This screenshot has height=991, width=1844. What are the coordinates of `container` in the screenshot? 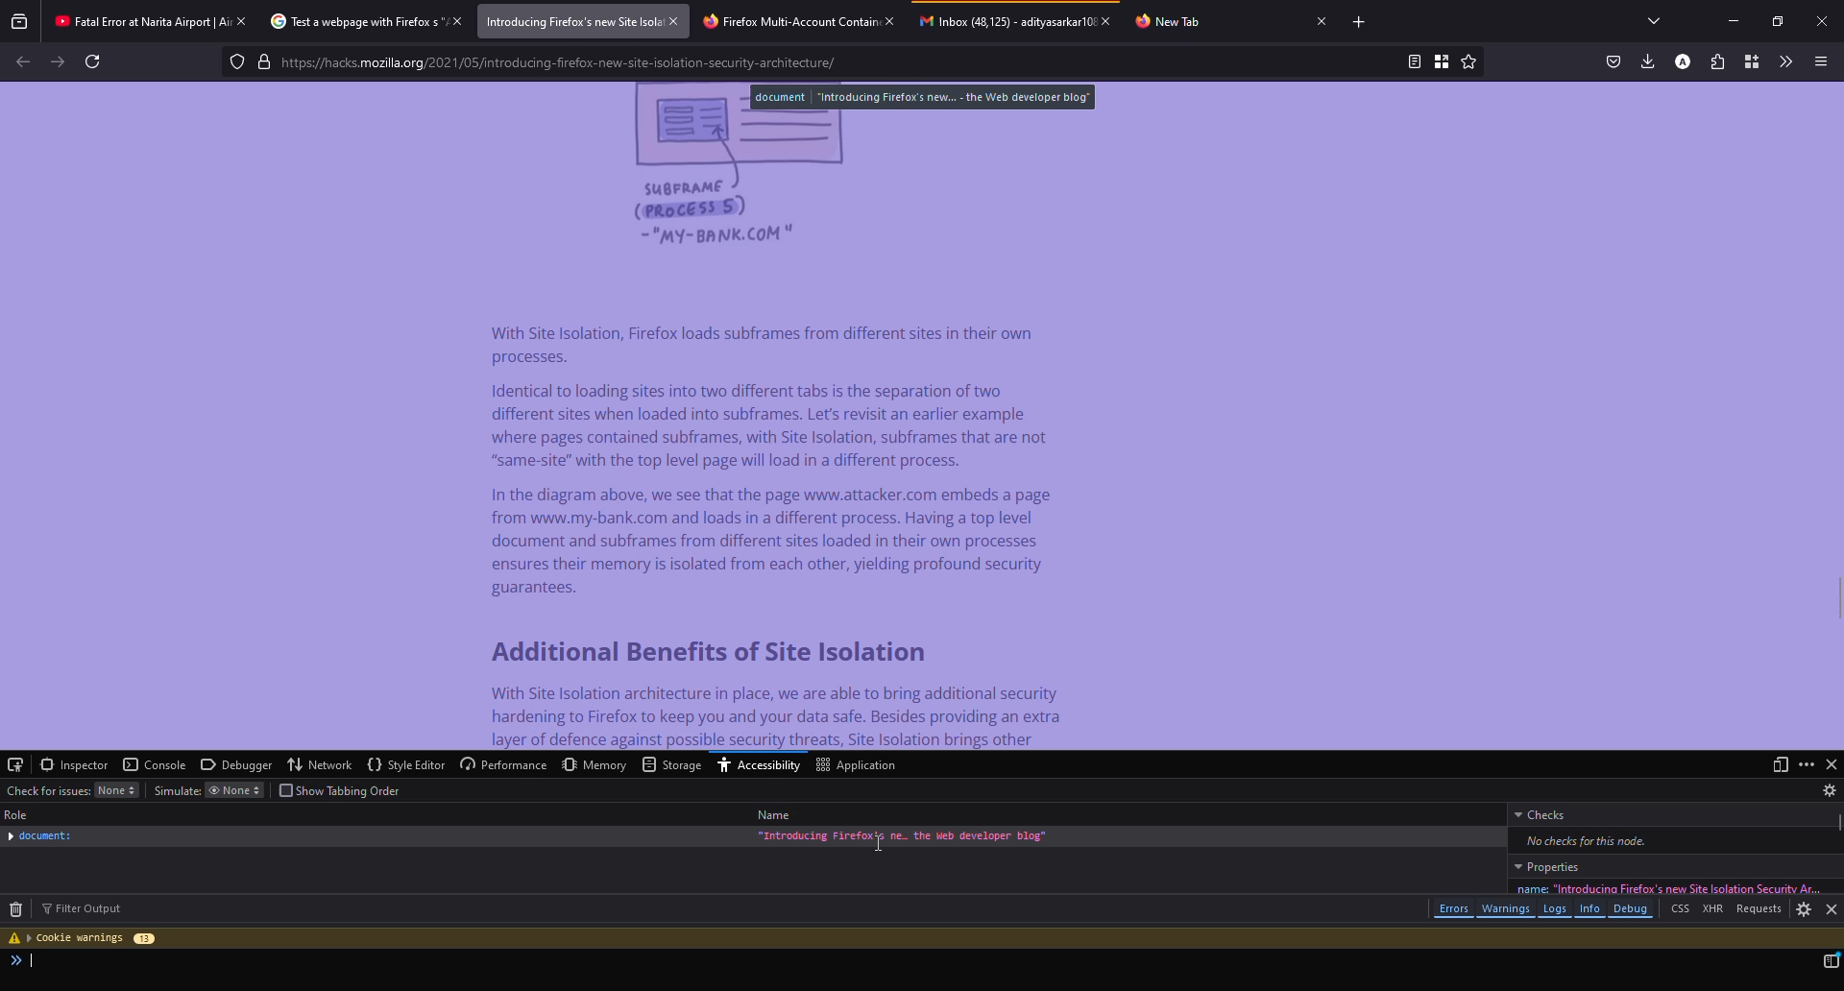 It's located at (1752, 61).